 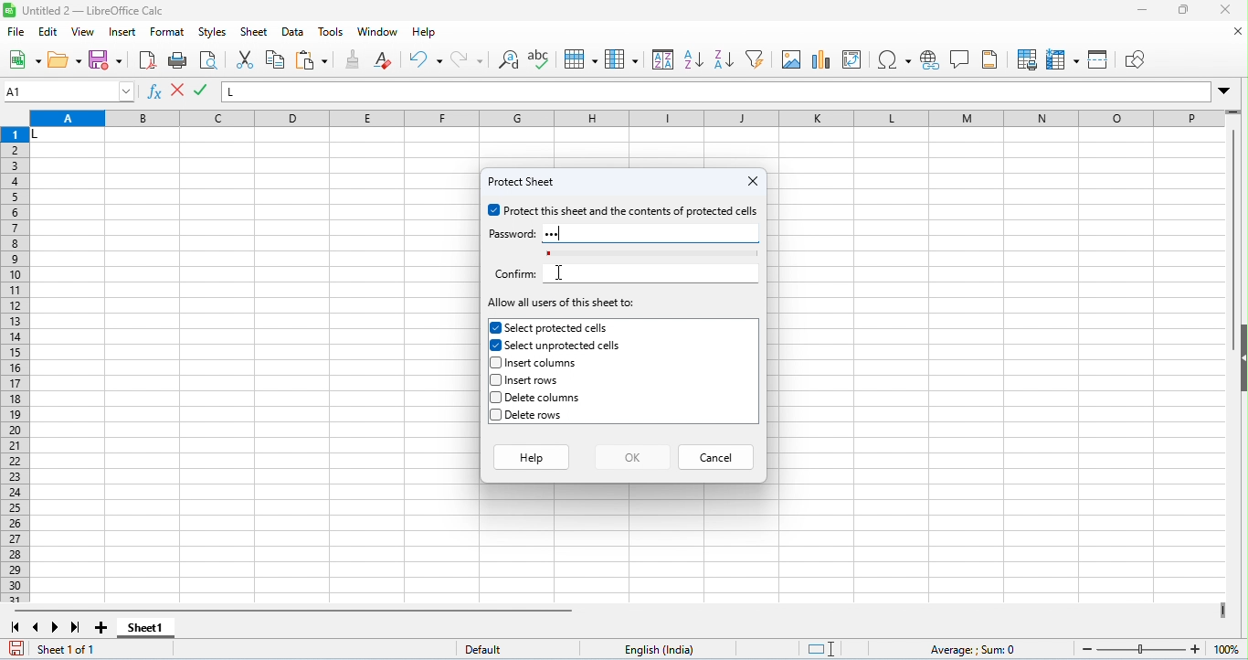 I want to click on cut, so click(x=248, y=59).